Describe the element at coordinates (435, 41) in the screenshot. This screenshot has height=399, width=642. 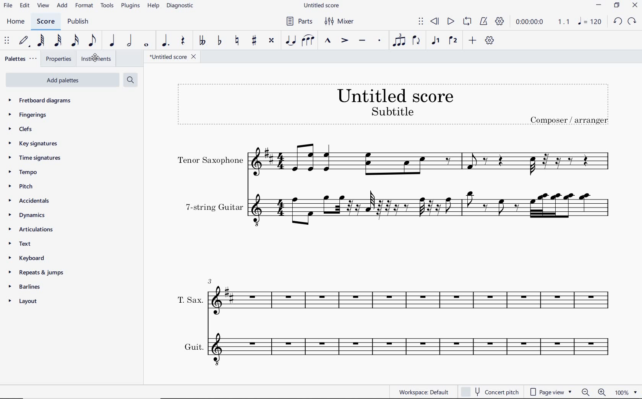
I see `VOICE 1` at that location.